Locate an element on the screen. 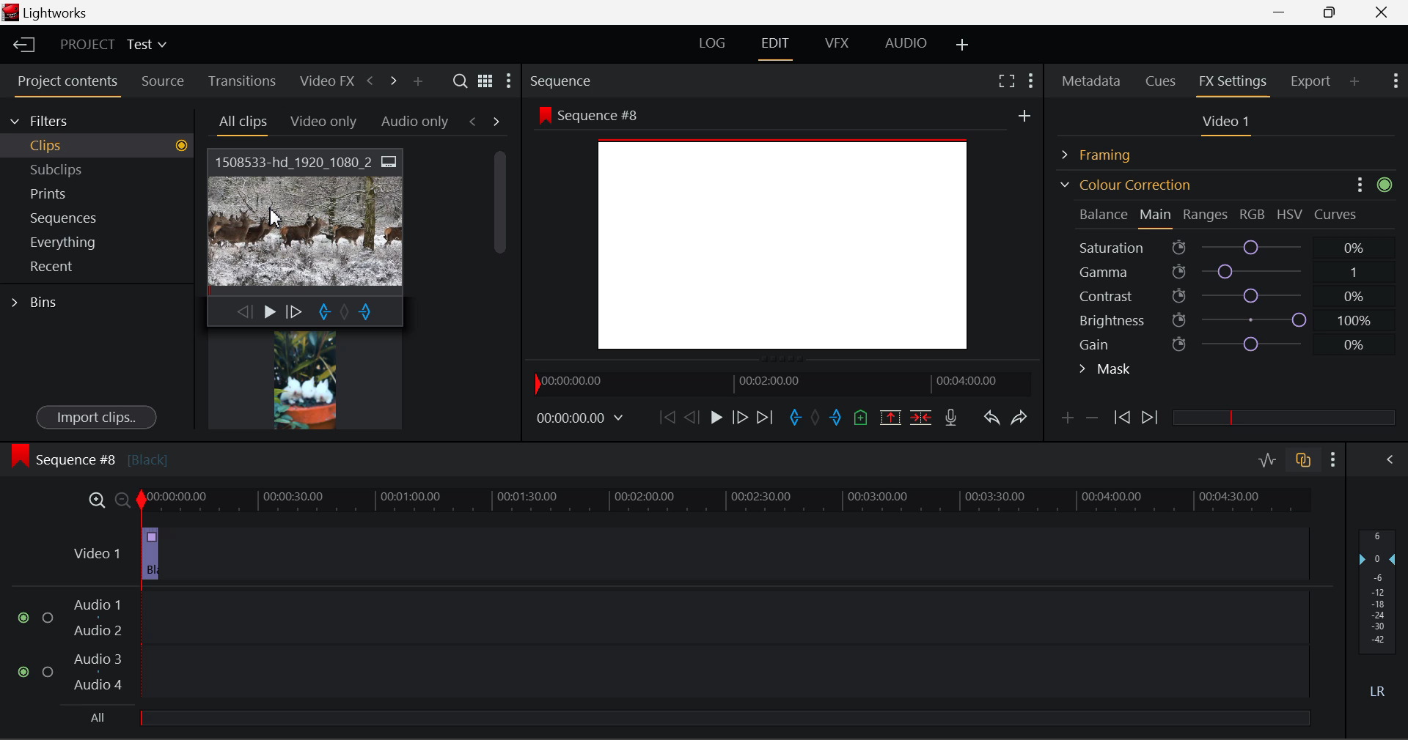 This screenshot has width=1408, height=740. FX Settings Panel Open is located at coordinates (1233, 83).